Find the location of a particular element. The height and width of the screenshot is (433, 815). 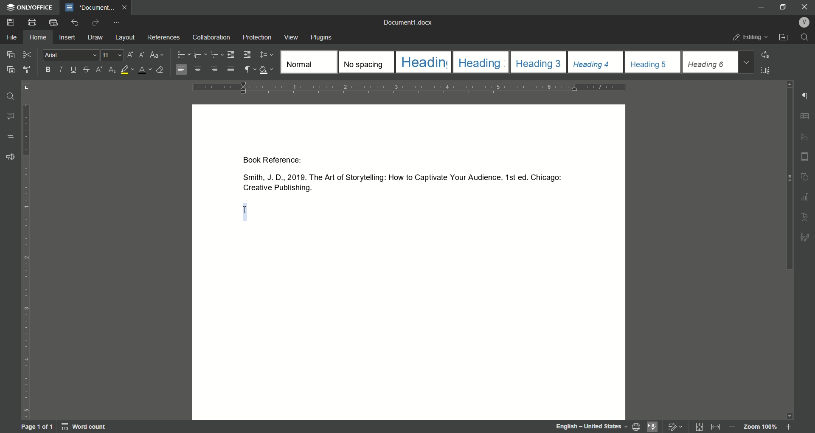

replace is located at coordinates (769, 54).